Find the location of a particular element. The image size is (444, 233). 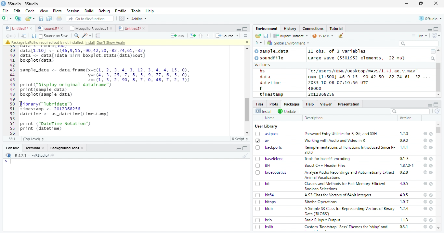

Global Environment is located at coordinates (289, 43).